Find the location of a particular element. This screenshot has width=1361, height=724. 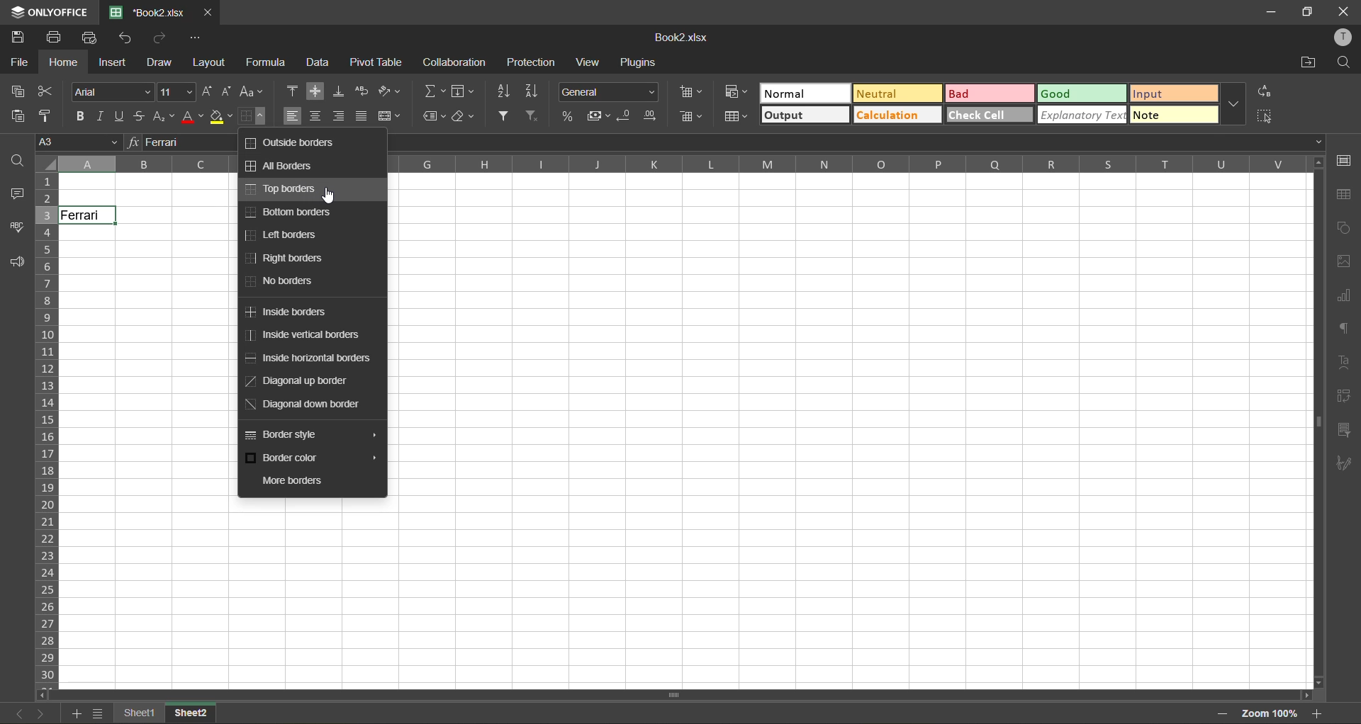

maximize is located at coordinates (1306, 11).